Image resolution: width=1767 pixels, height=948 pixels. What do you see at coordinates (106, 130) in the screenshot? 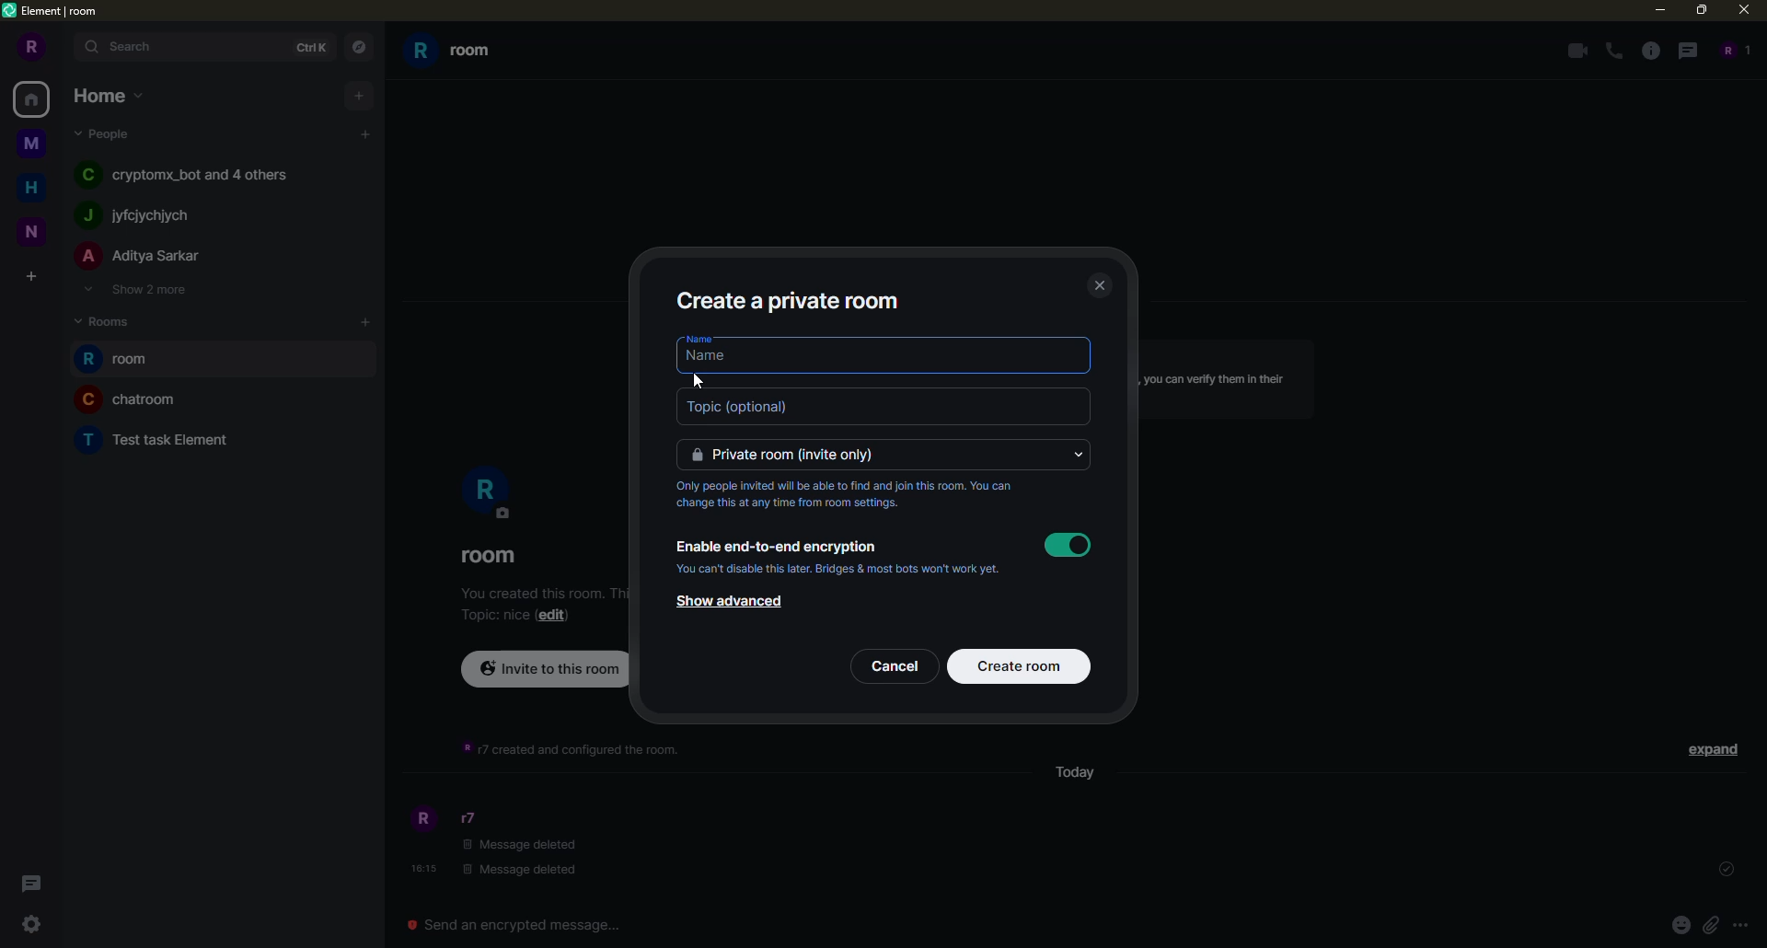
I see `people` at bounding box center [106, 130].